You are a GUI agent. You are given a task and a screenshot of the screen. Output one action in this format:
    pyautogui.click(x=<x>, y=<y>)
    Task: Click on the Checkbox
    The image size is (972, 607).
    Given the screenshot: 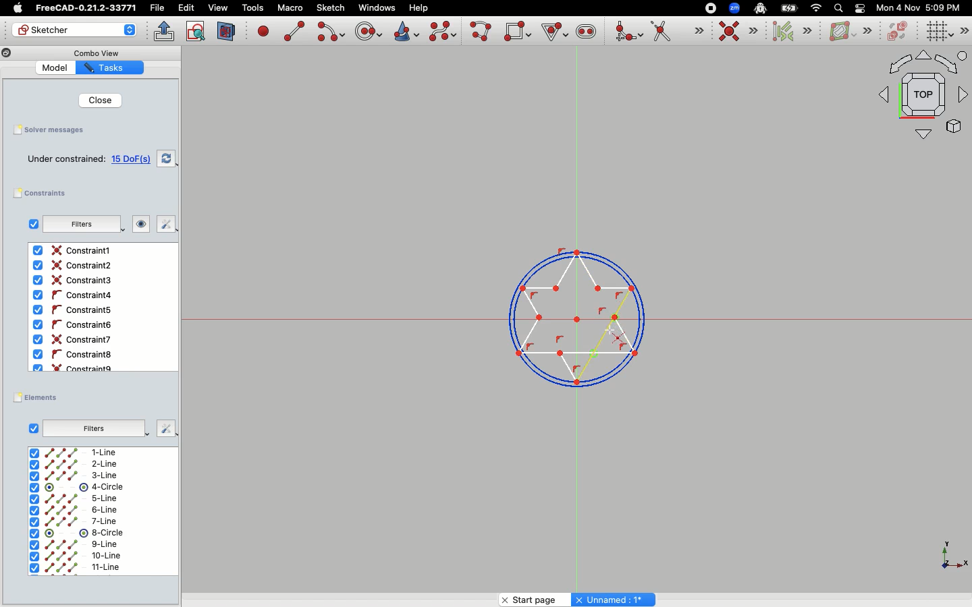 What is the action you would take?
    pyautogui.click(x=34, y=428)
    